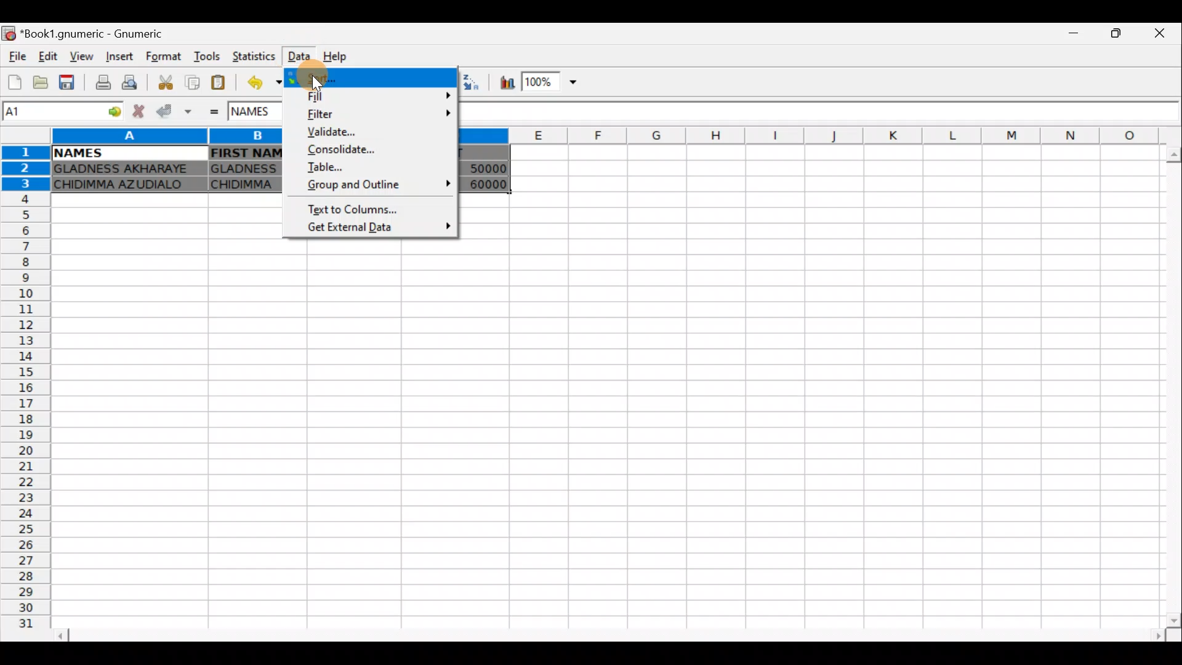  I want to click on Cells, so click(622, 433).